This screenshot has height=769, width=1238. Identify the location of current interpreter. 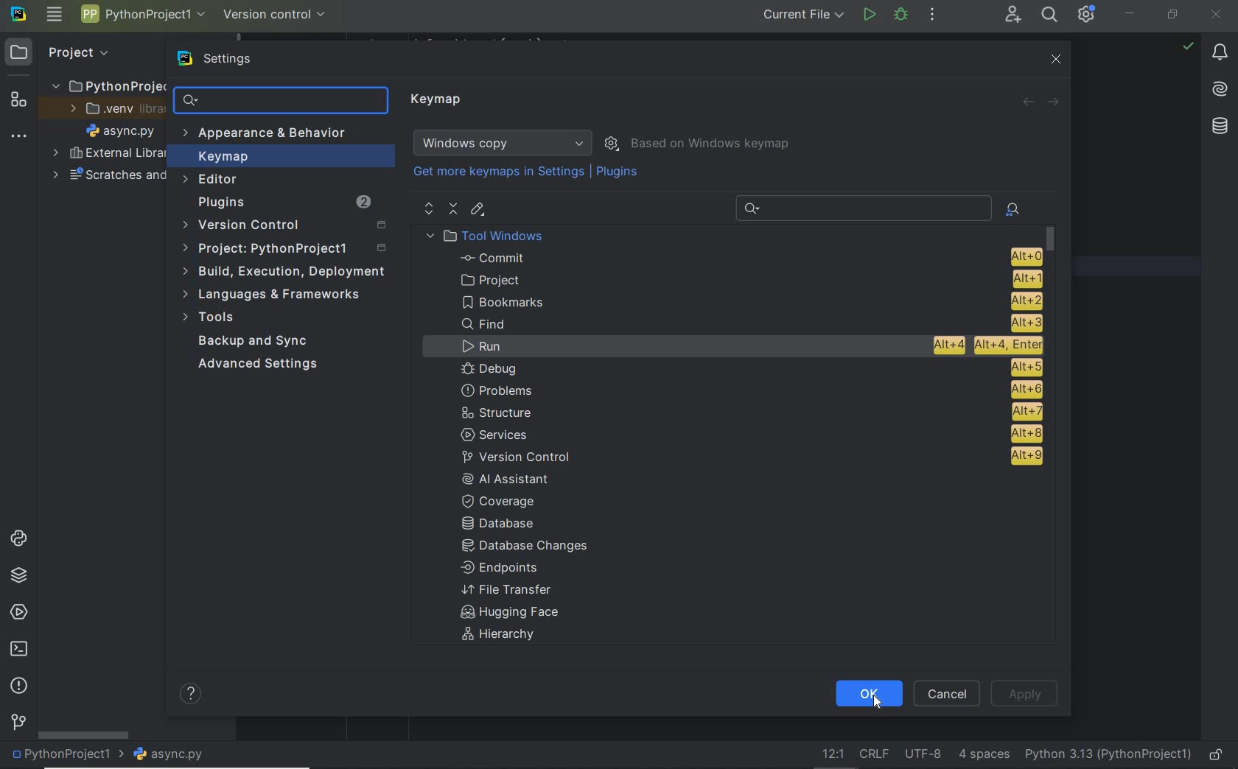
(1109, 756).